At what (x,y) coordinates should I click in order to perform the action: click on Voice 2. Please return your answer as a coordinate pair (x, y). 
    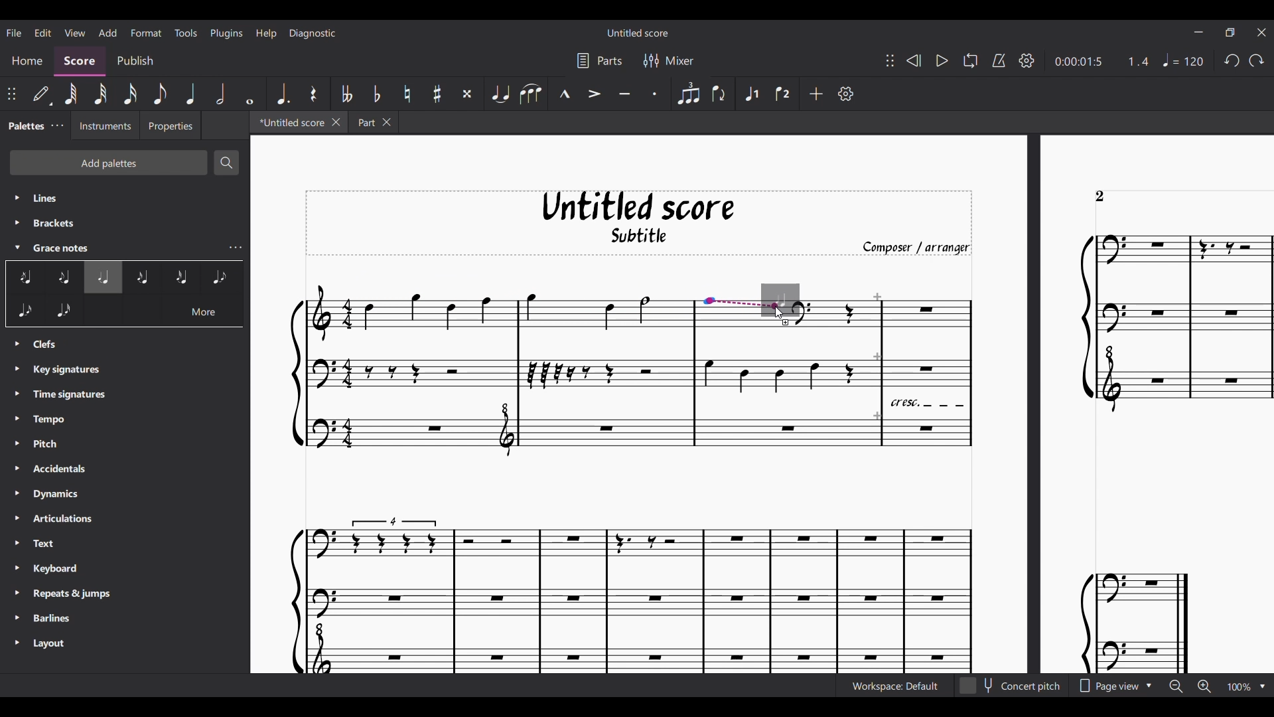
    Looking at the image, I should click on (784, 94).